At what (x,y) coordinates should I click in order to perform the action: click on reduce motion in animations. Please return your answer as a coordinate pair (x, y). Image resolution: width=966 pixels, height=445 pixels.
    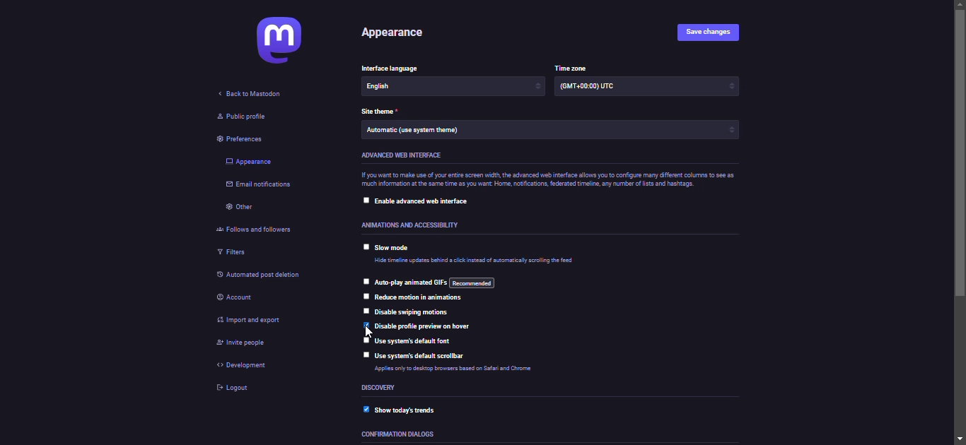
    Looking at the image, I should click on (422, 298).